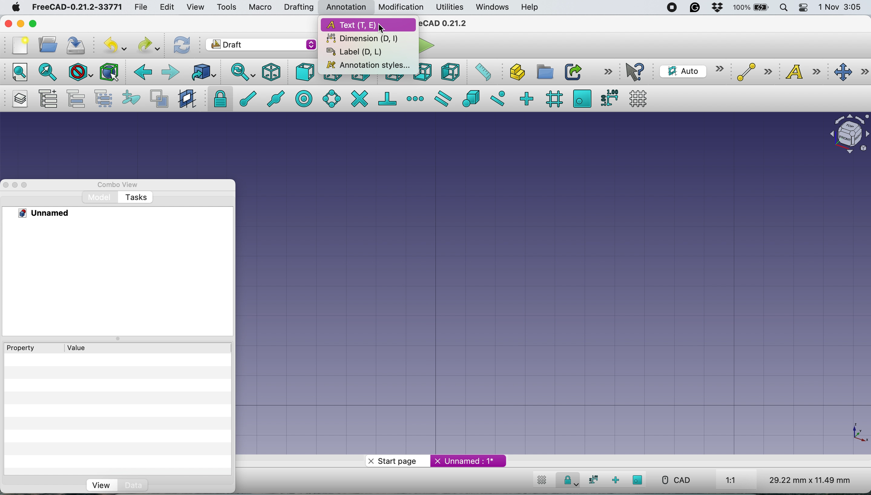 This screenshot has width=871, height=495. What do you see at coordinates (19, 47) in the screenshot?
I see `new` at bounding box center [19, 47].